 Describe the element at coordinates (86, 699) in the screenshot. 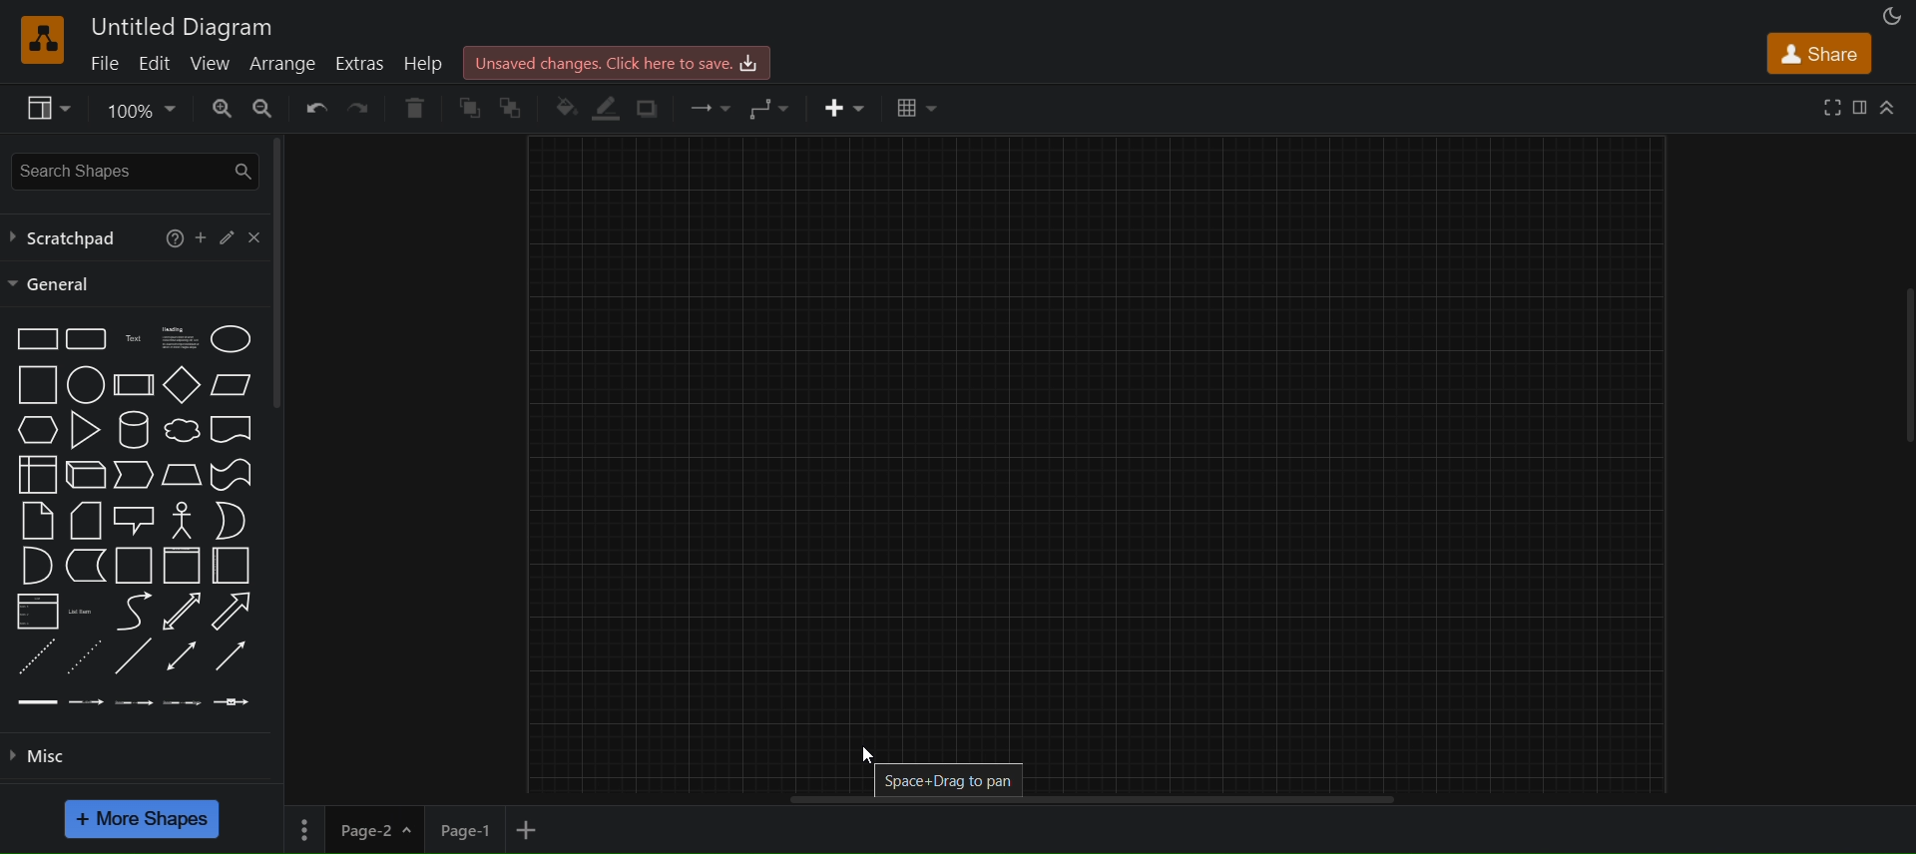

I see `connector with 1 label` at that location.